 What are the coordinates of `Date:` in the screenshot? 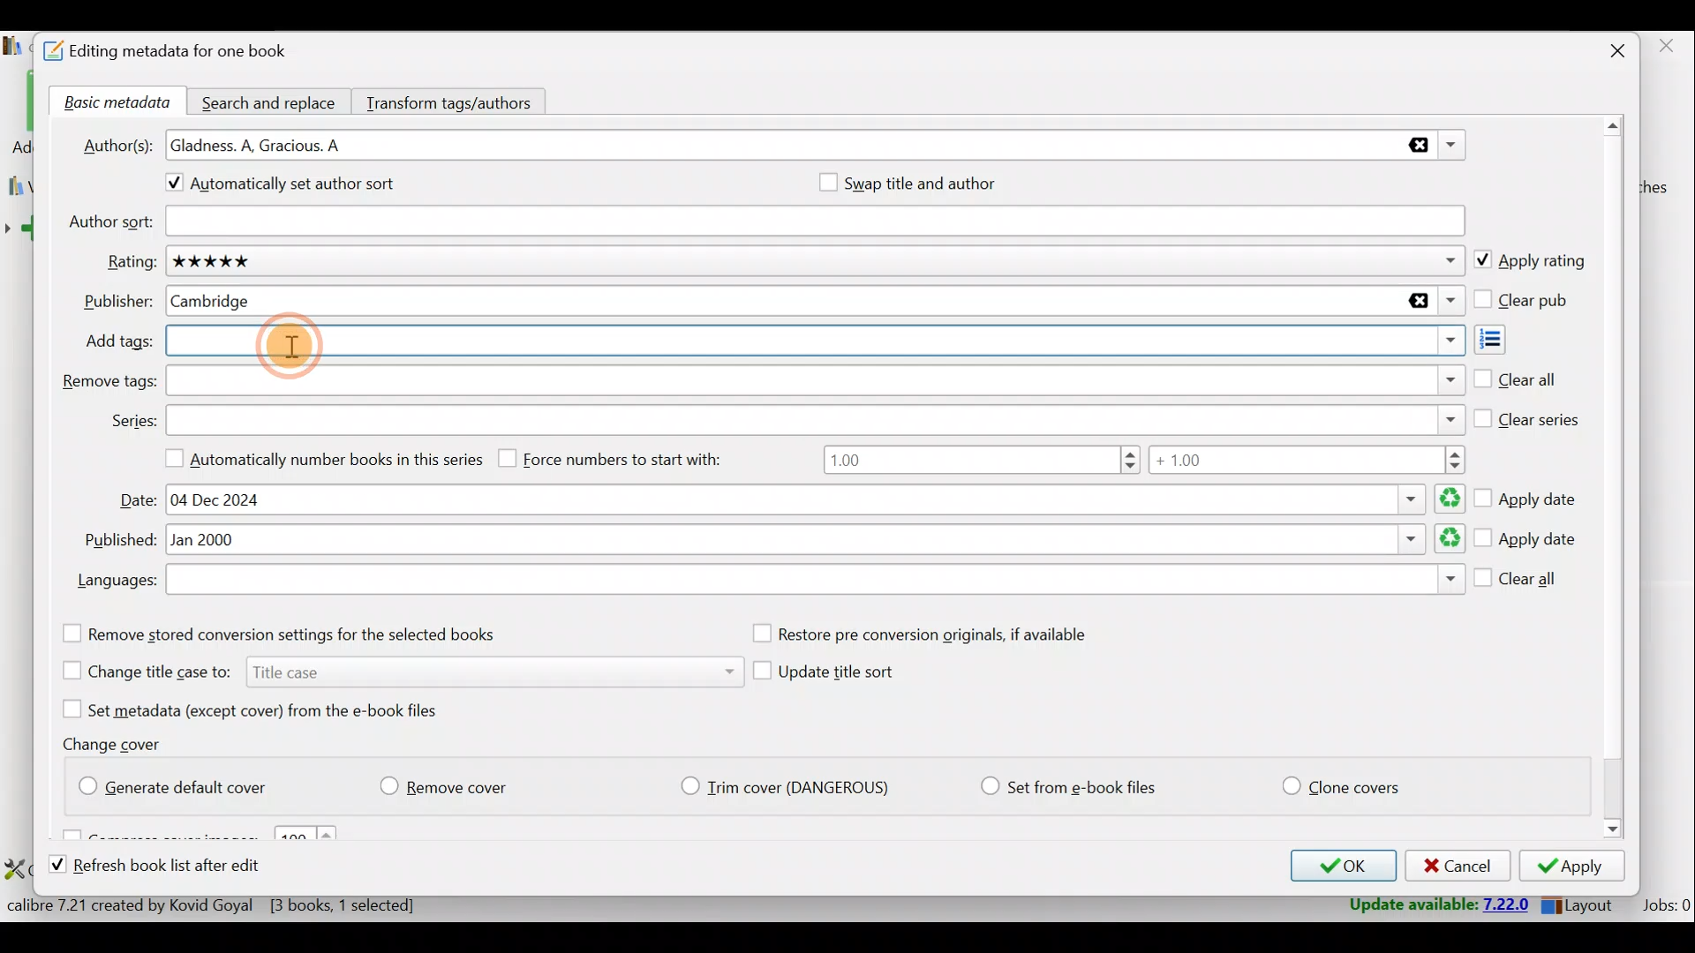 It's located at (139, 500).